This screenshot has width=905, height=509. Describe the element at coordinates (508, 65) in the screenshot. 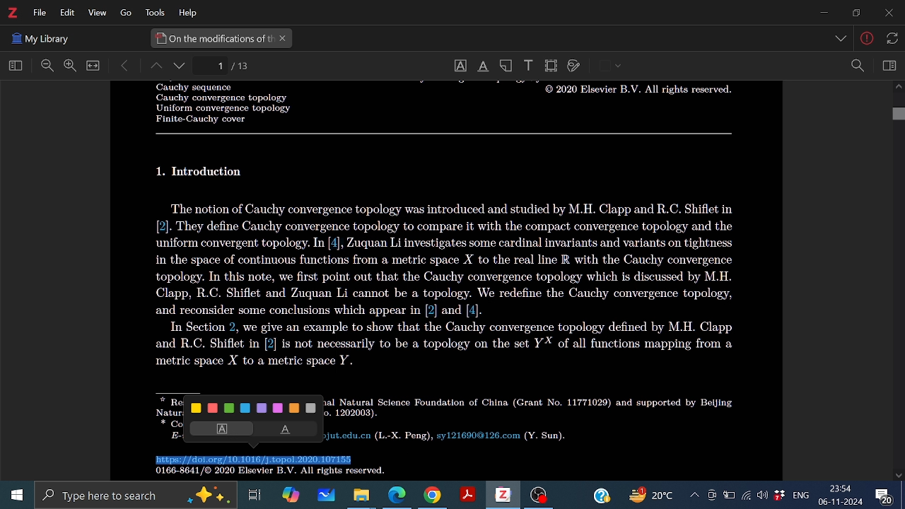

I see `Add note` at that location.